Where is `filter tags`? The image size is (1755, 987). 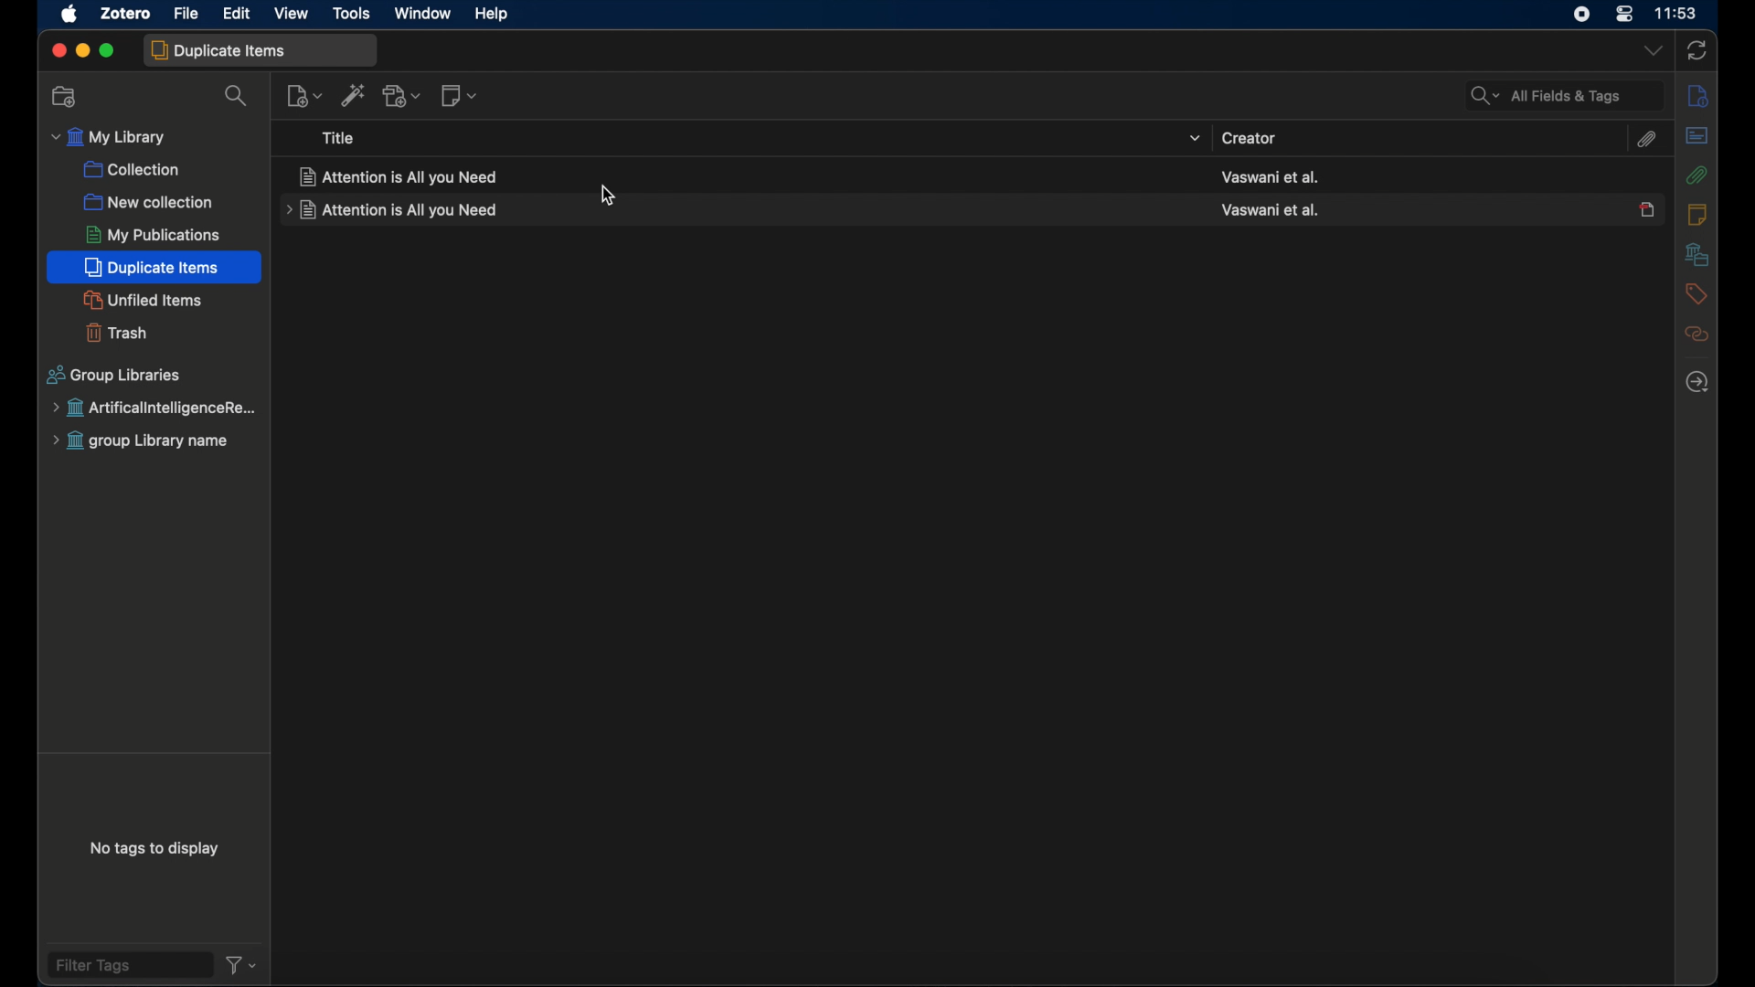 filter tags is located at coordinates (127, 965).